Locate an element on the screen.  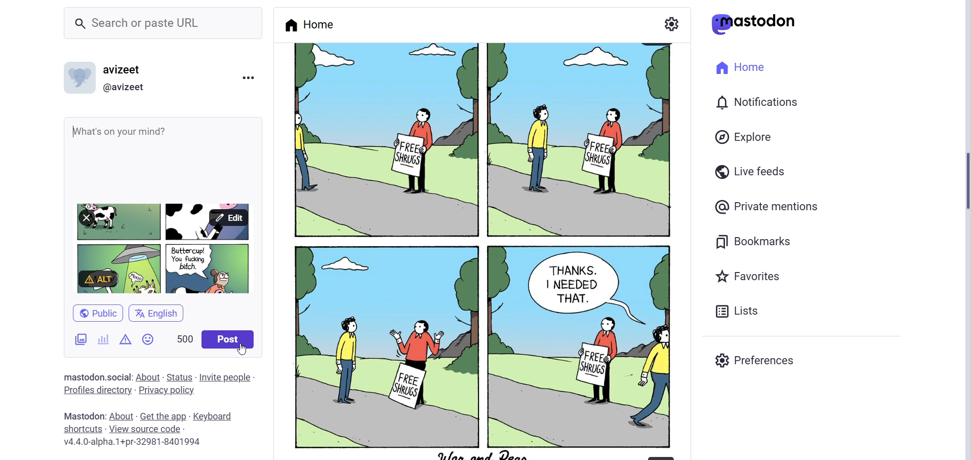
Version is located at coordinates (132, 443).